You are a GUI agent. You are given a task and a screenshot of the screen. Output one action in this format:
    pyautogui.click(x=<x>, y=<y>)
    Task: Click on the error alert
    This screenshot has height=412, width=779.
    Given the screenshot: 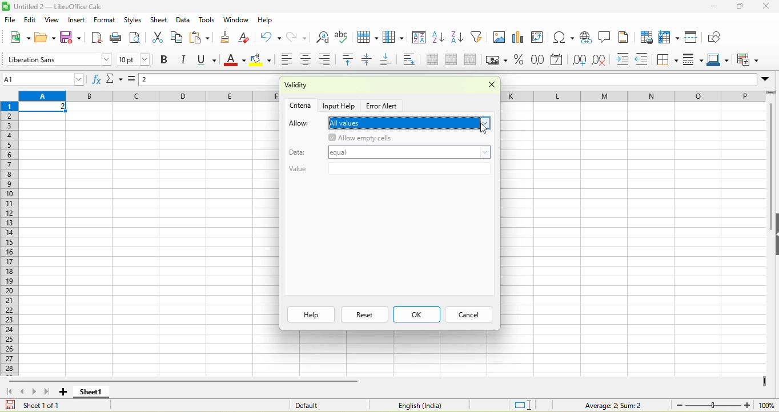 What is the action you would take?
    pyautogui.click(x=383, y=106)
    